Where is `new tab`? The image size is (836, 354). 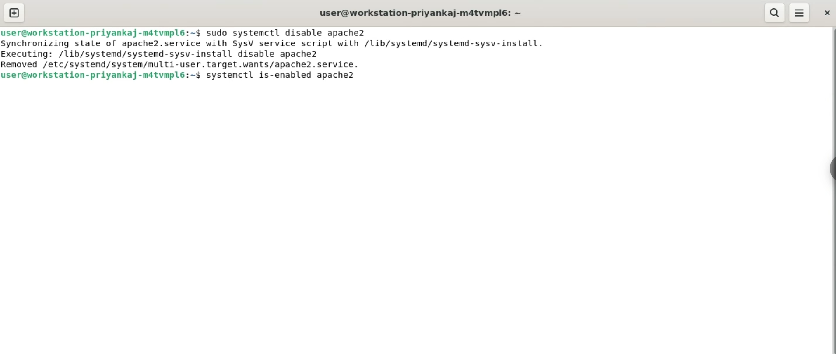
new tab is located at coordinates (15, 12).